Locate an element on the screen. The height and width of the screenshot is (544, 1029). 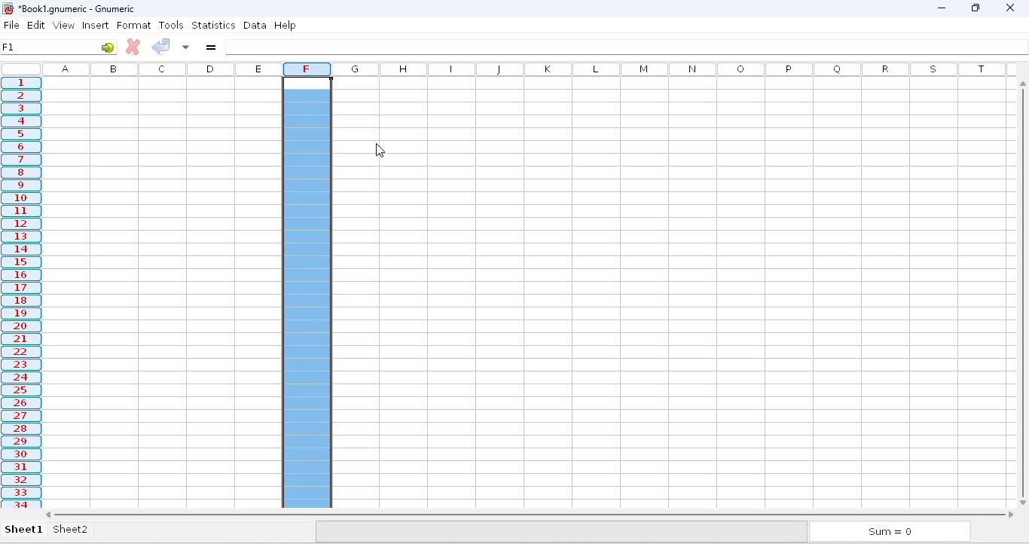
logo is located at coordinates (8, 8).